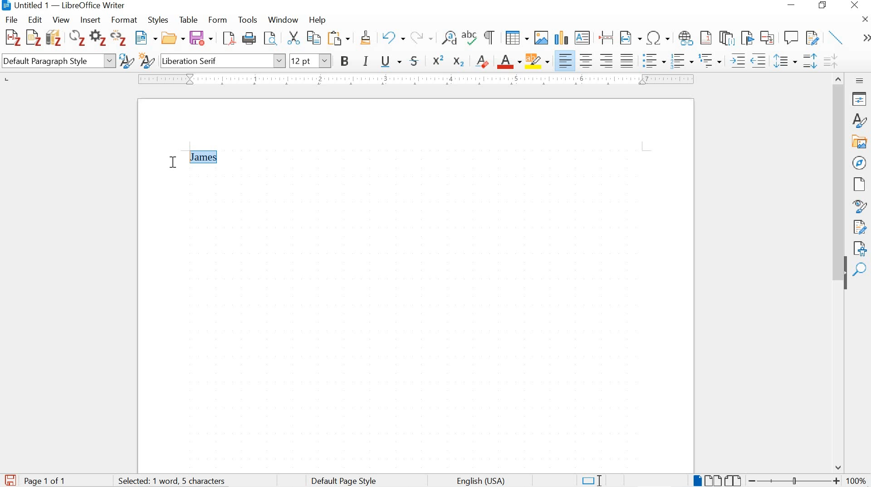 Image resolution: width=871 pixels, height=487 pixels. I want to click on Properties, so click(861, 99).